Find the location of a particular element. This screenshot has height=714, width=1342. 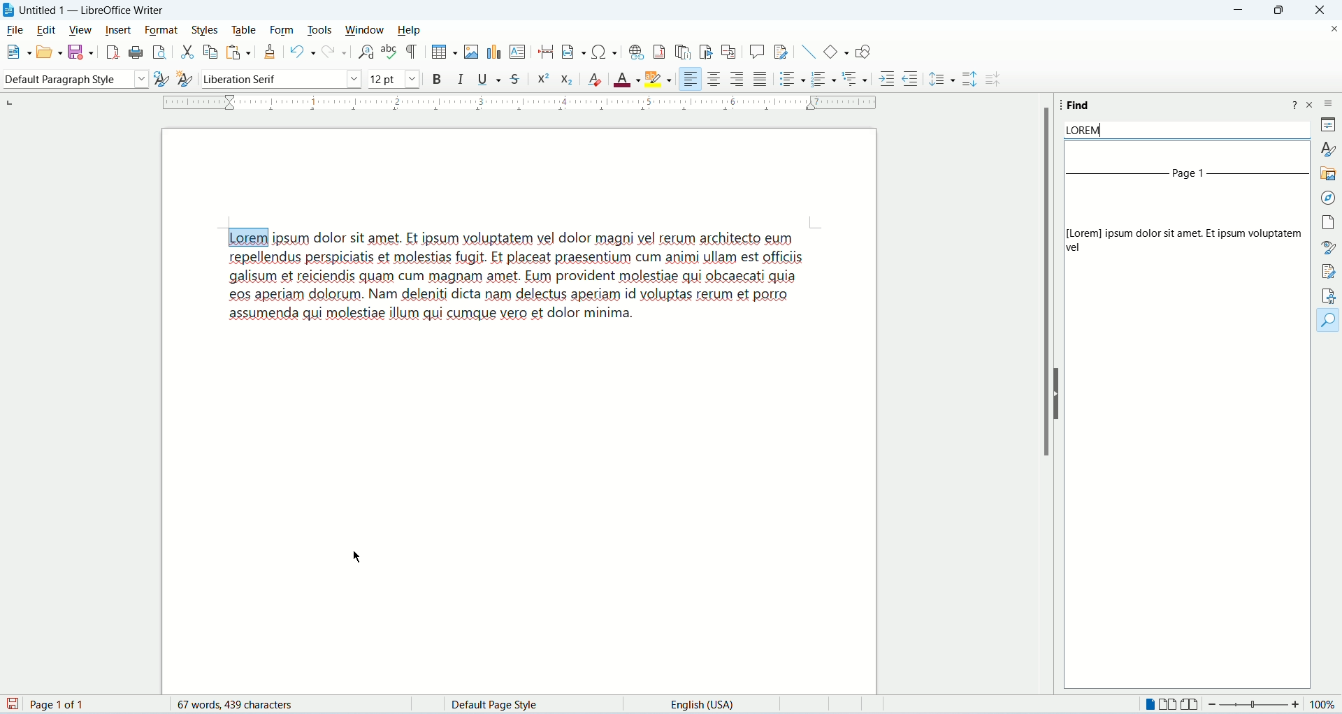

help is located at coordinates (411, 30).